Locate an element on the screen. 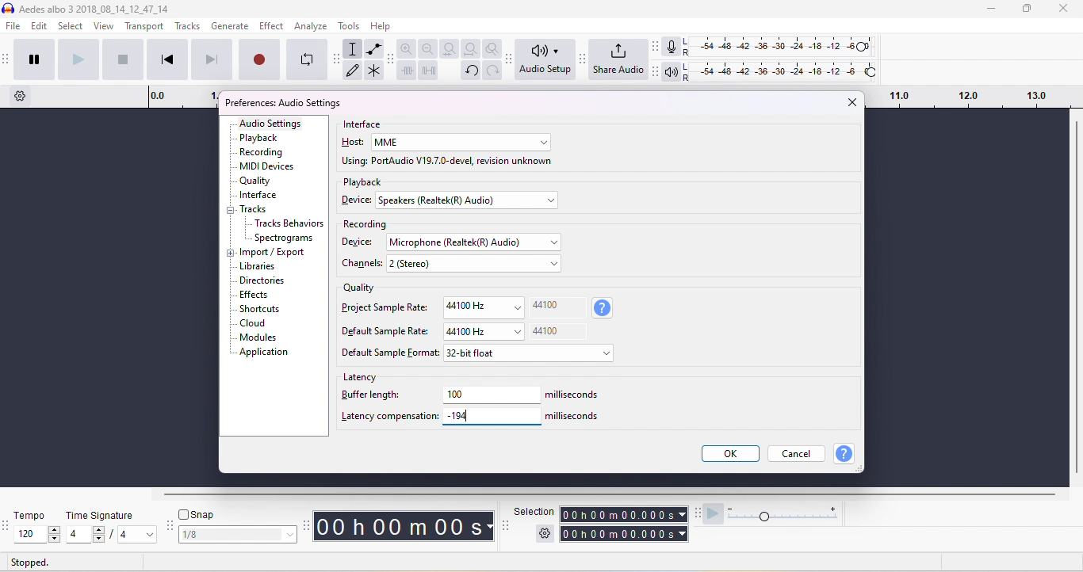 This screenshot has width=1083, height=572. draw tool  is located at coordinates (353, 69).